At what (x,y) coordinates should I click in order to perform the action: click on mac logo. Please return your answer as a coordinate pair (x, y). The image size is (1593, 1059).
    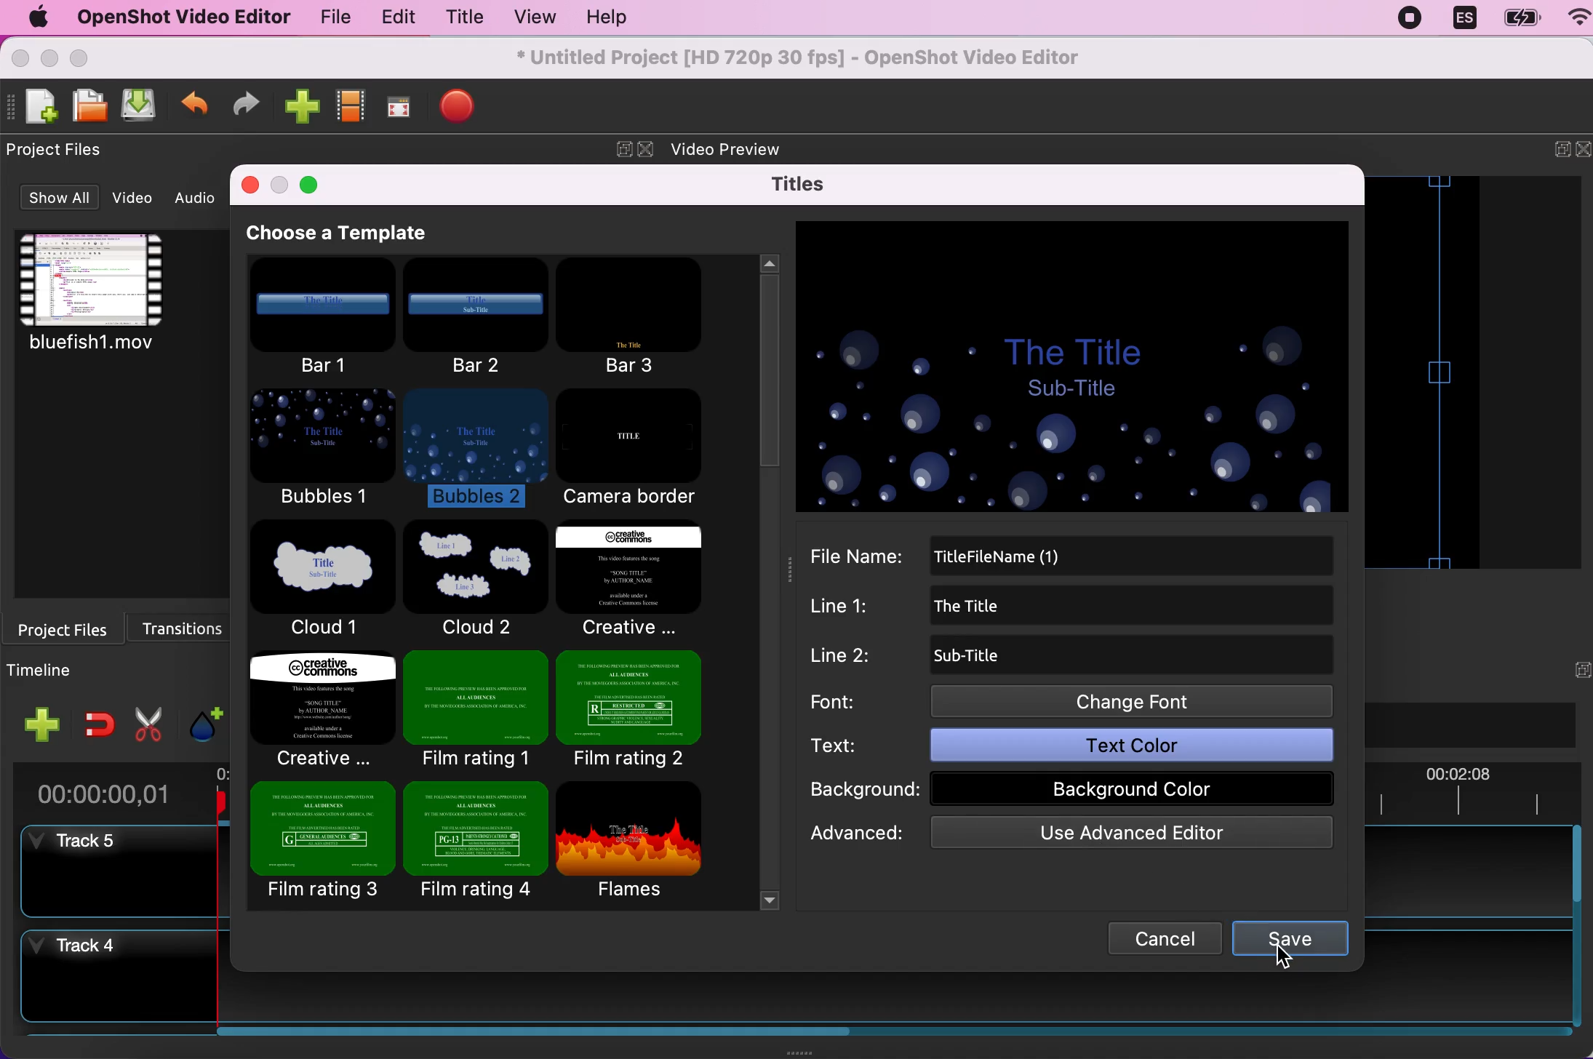
    Looking at the image, I should click on (33, 18).